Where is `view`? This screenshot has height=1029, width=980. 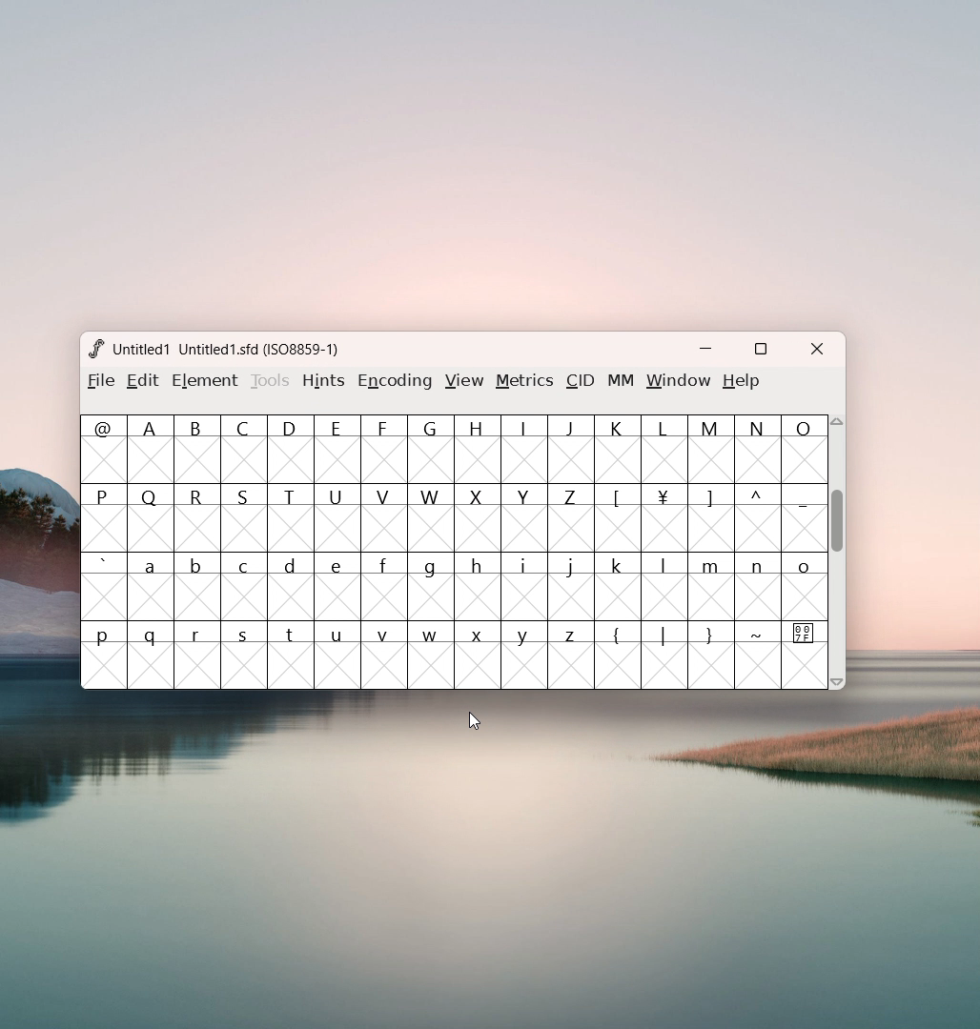 view is located at coordinates (464, 381).